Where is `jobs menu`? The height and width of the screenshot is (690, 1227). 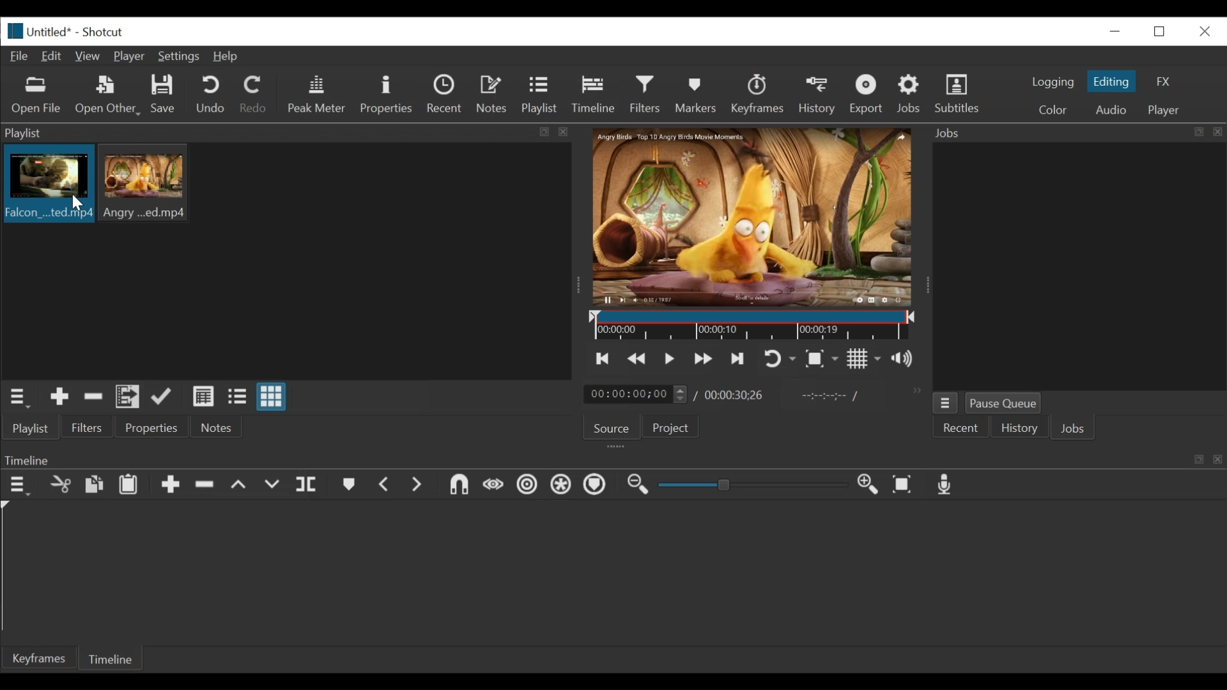
jobs menu is located at coordinates (945, 401).